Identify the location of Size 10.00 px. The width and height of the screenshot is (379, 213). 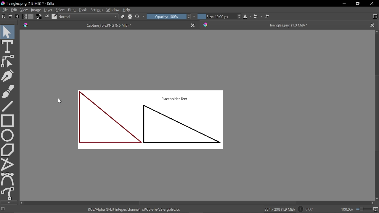
(216, 17).